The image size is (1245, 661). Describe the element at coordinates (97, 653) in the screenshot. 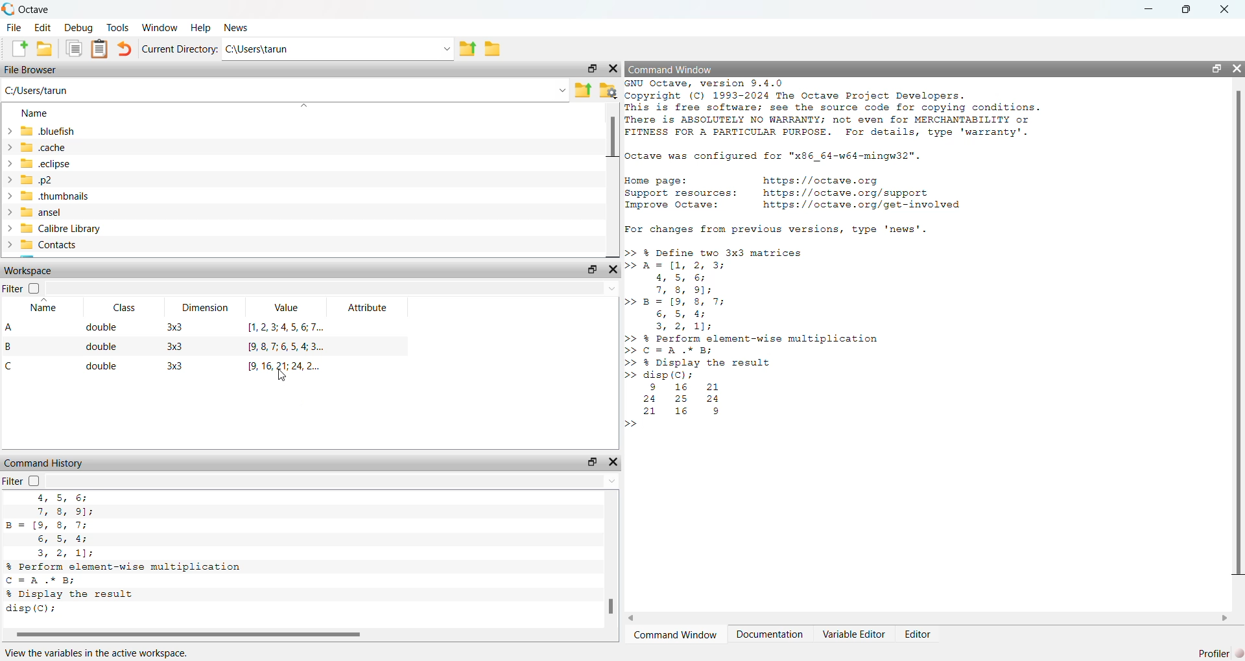

I see `View the variables in the active workspace.` at that location.